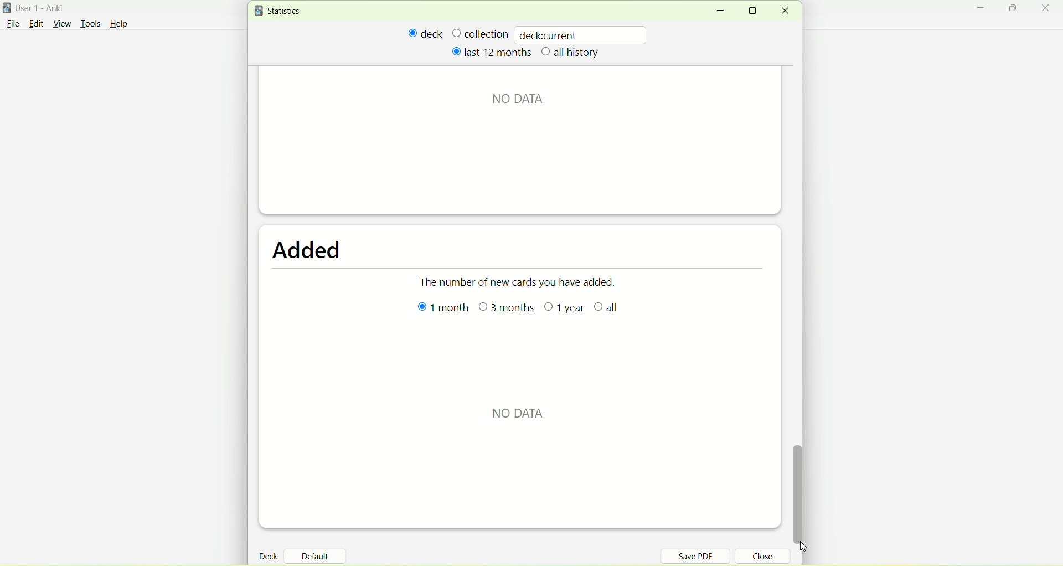 This screenshot has width=1063, height=566. Describe the element at coordinates (280, 11) in the screenshot. I see `statistics` at that location.